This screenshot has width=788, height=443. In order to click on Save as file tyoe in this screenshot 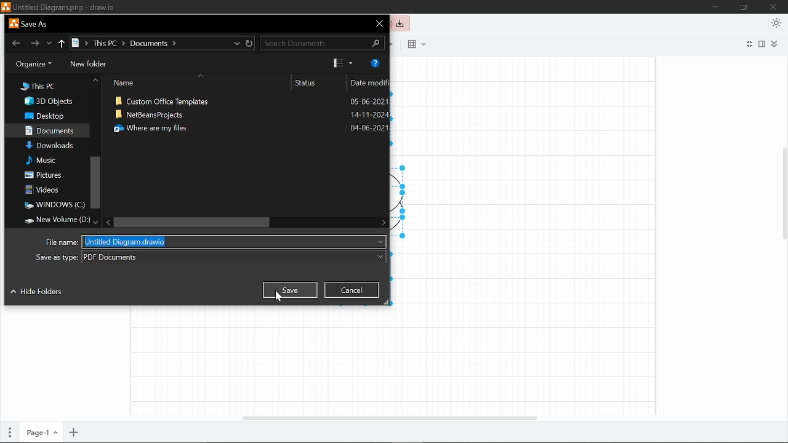, I will do `click(210, 257)`.